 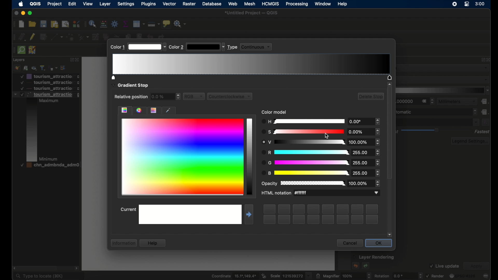 What do you see at coordinates (70, 37) in the screenshot?
I see `add point features` at bounding box center [70, 37].